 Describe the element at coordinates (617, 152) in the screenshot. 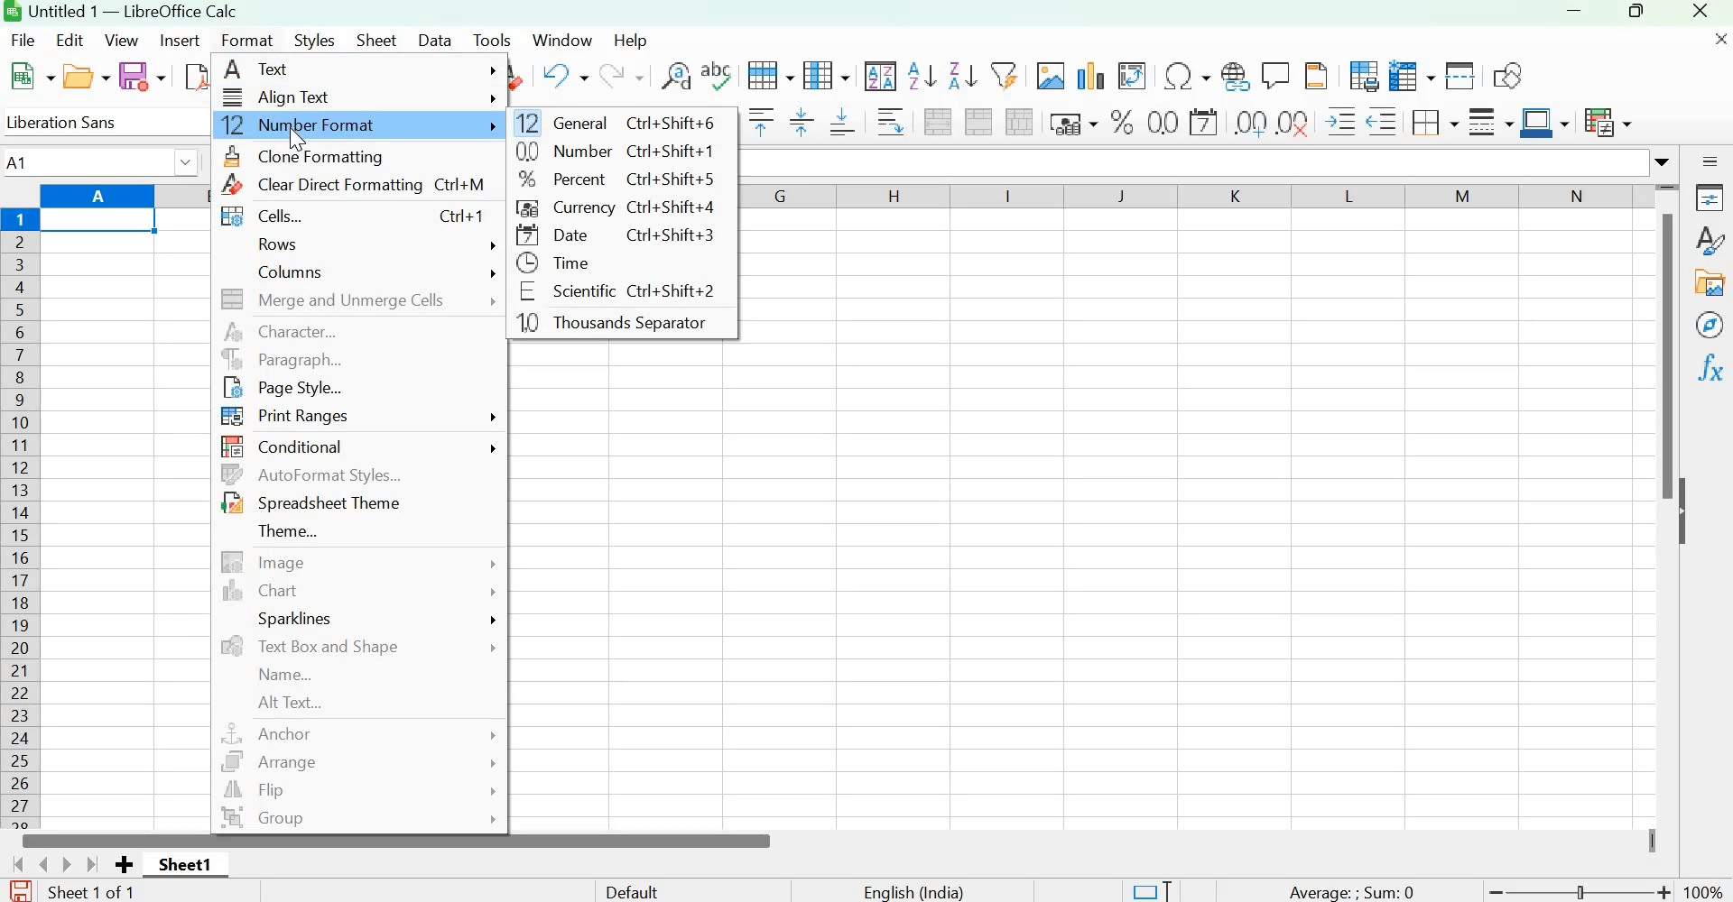

I see `Number` at that location.